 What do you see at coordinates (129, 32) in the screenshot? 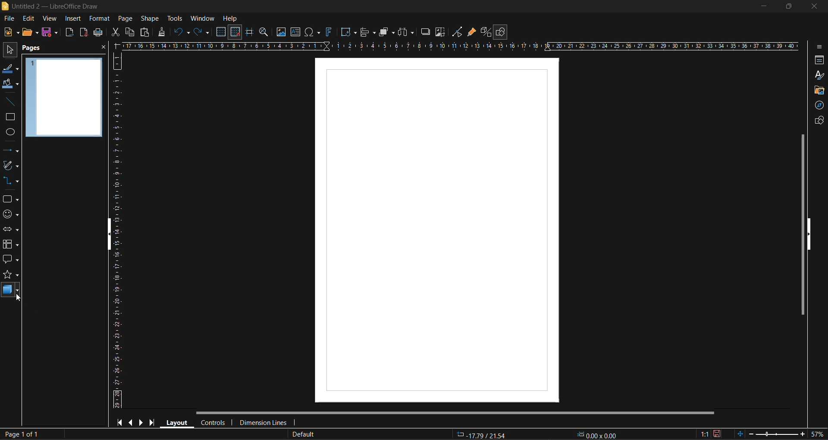
I see `copy` at bounding box center [129, 32].